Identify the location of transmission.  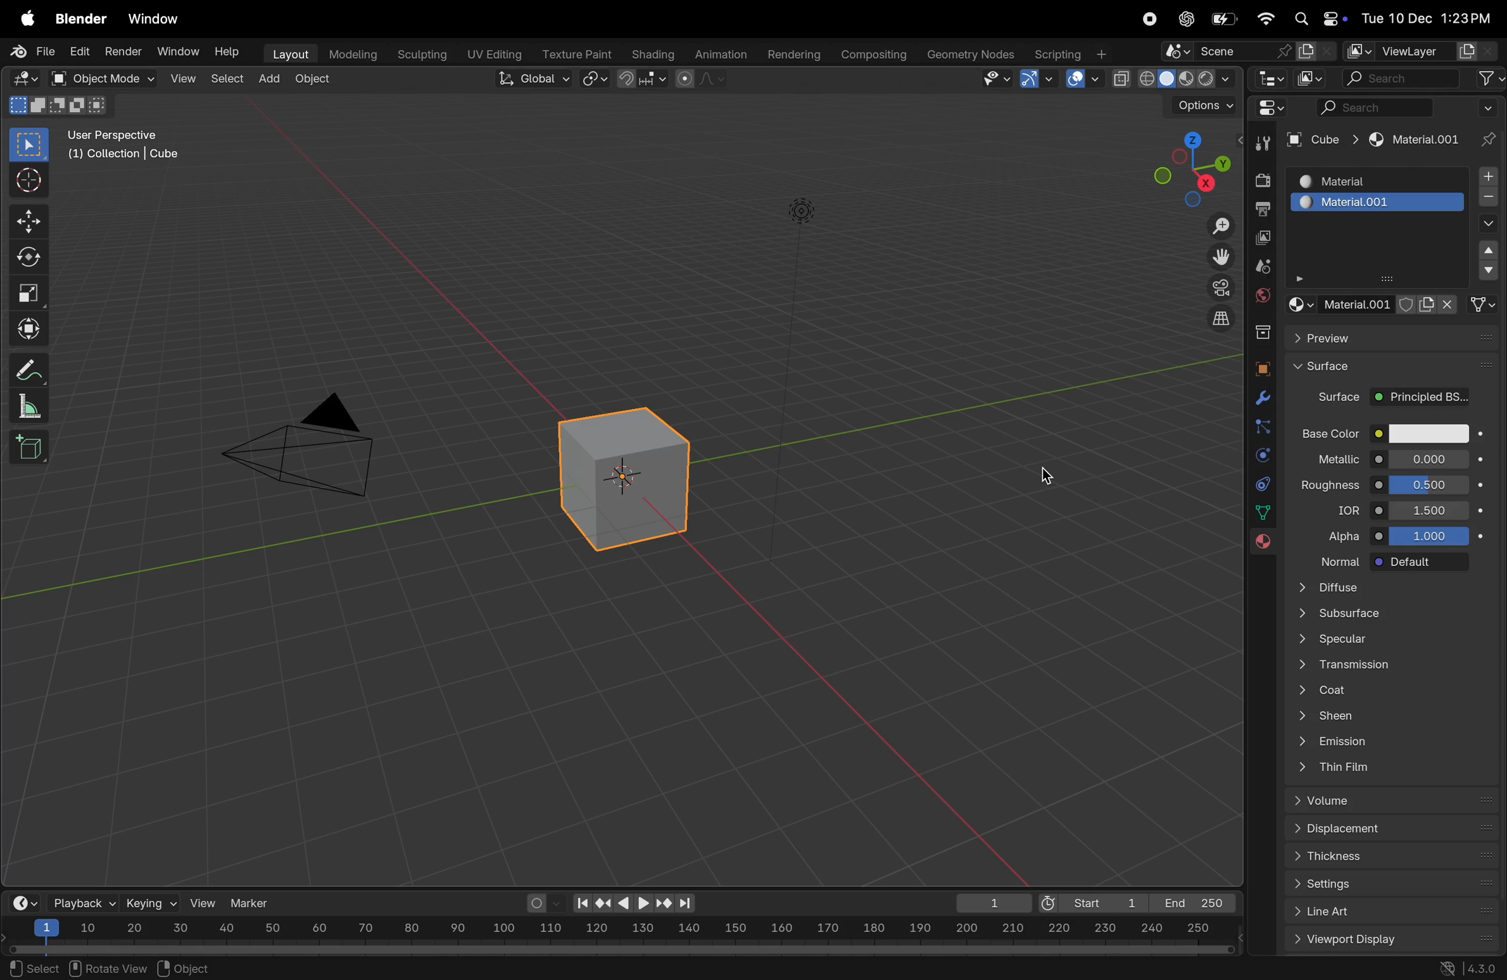
(1390, 664).